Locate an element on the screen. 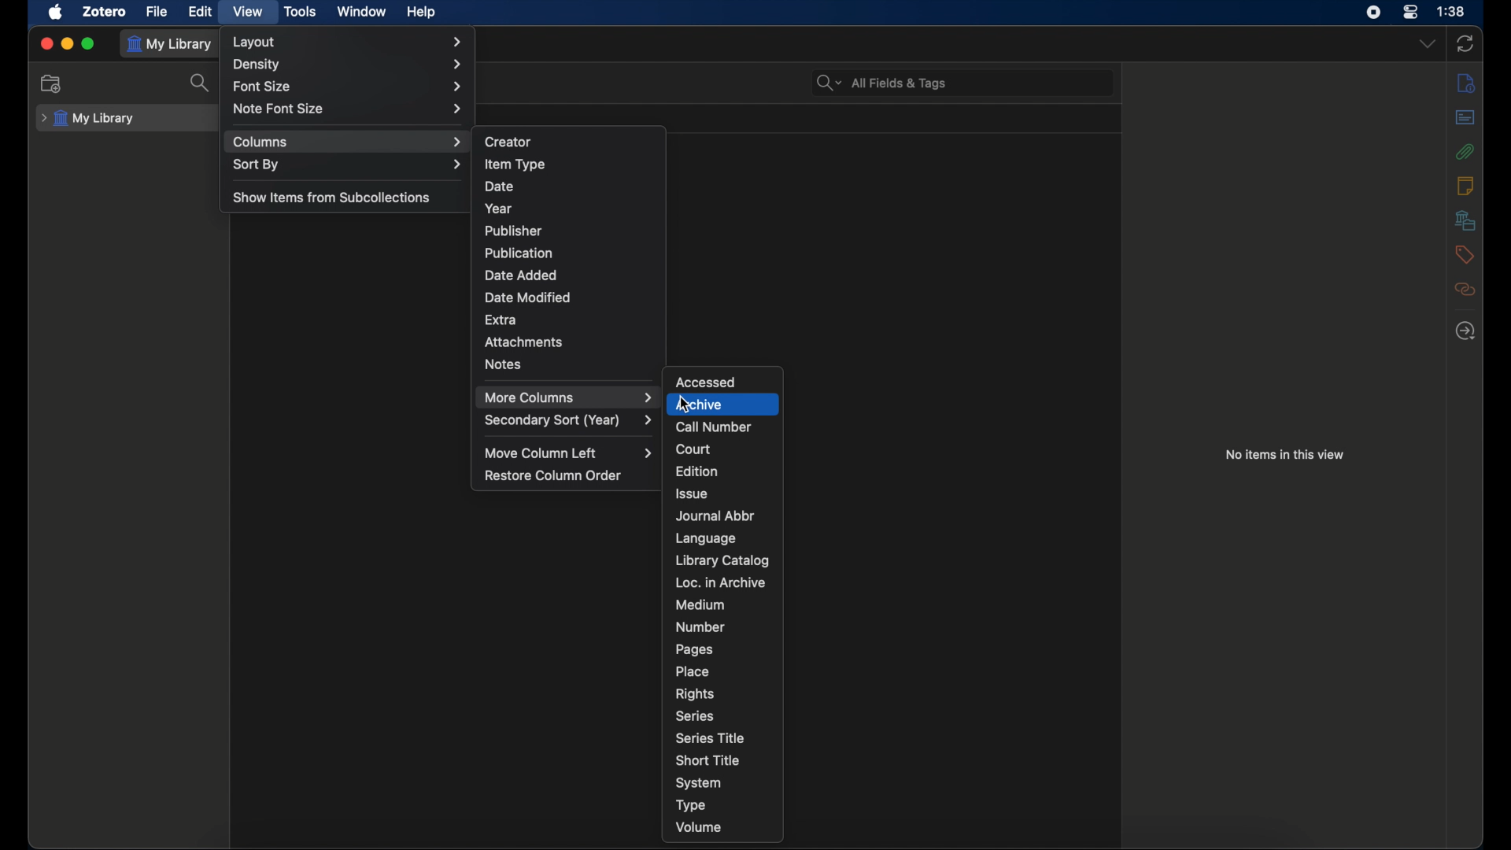  attachments is located at coordinates (1465, 151).